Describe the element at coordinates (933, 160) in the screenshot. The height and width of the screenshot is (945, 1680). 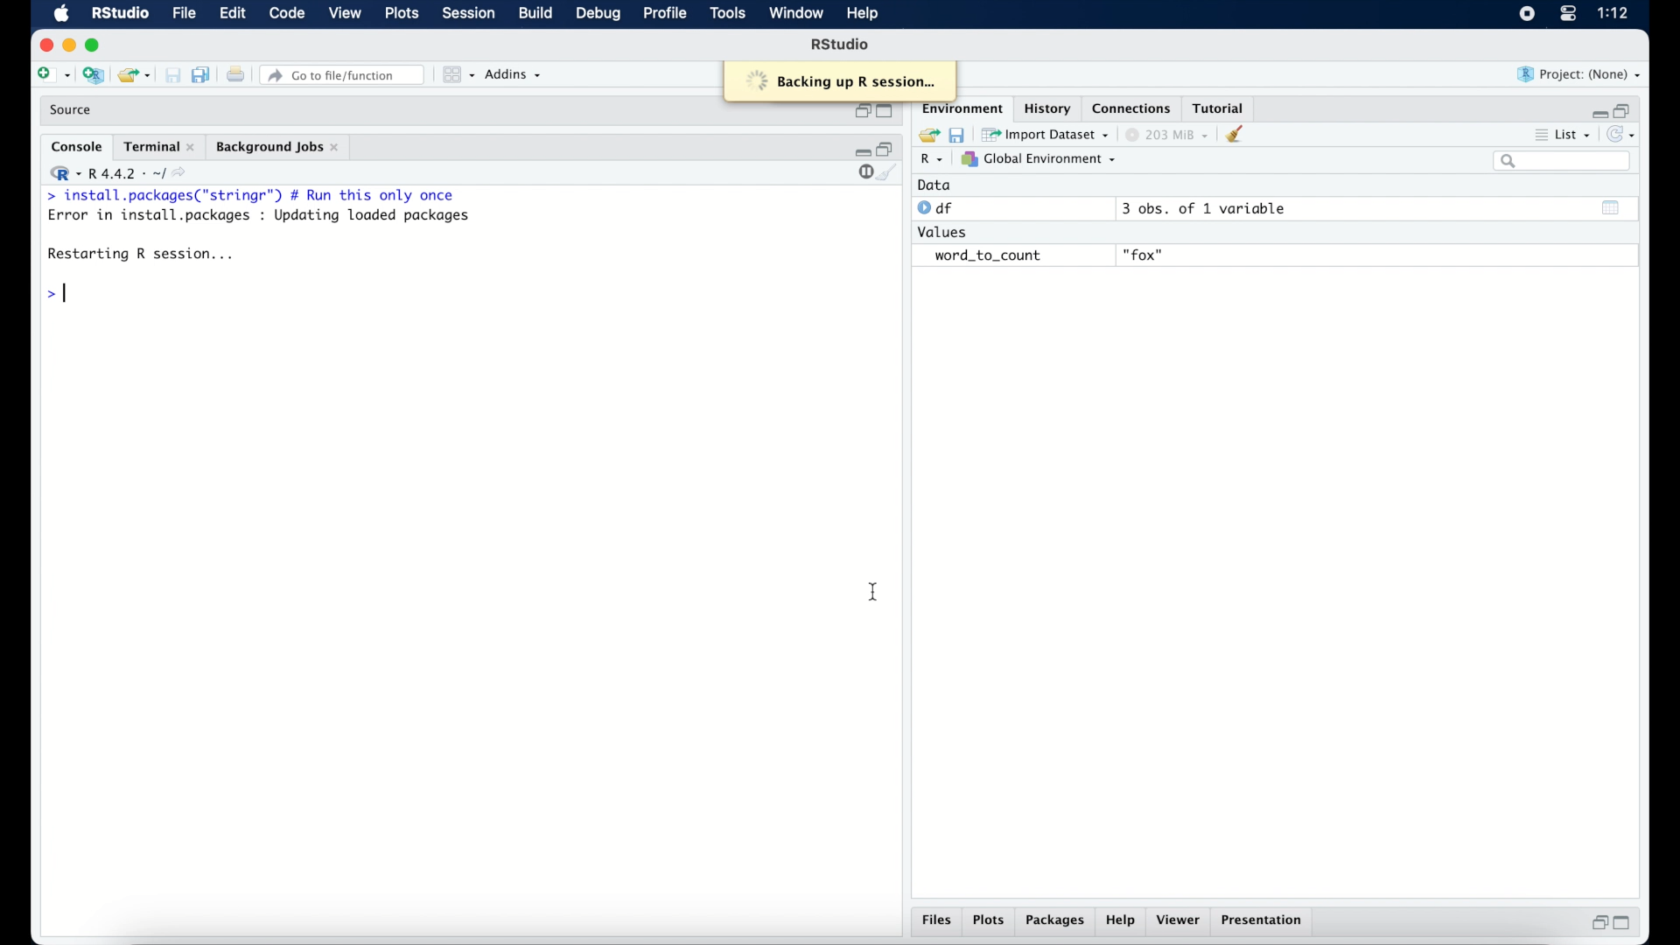
I see `R` at that location.